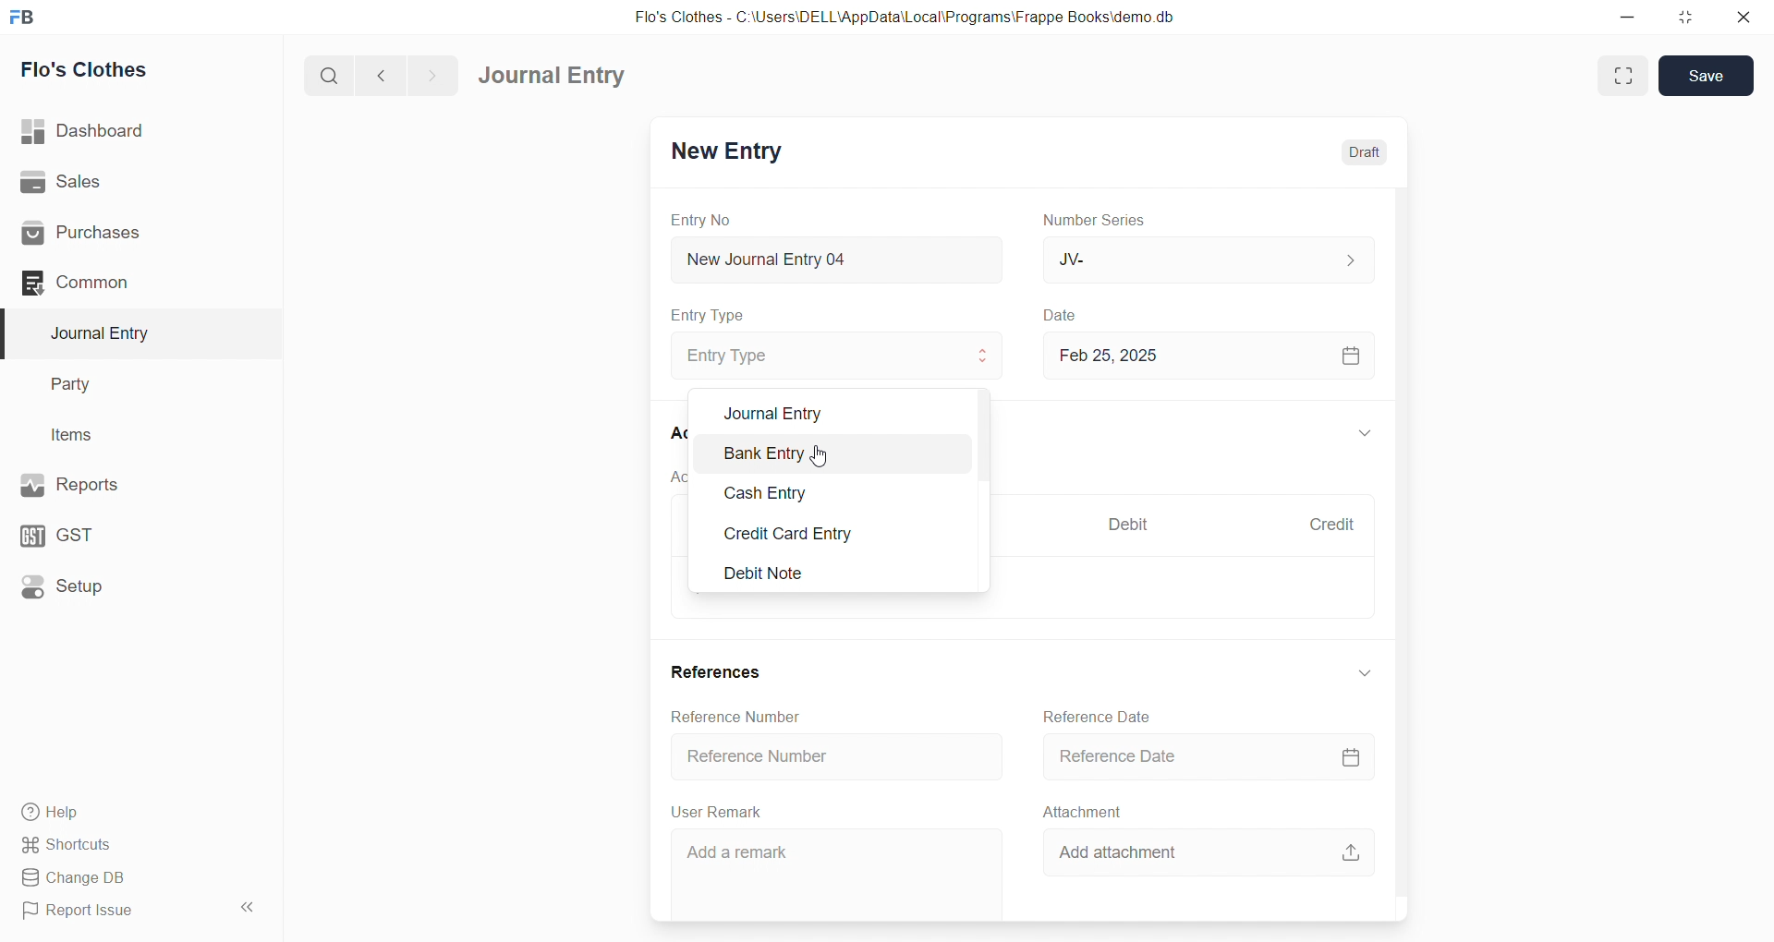 This screenshot has height=942, width=1774. I want to click on navigate backward, so click(389, 73).